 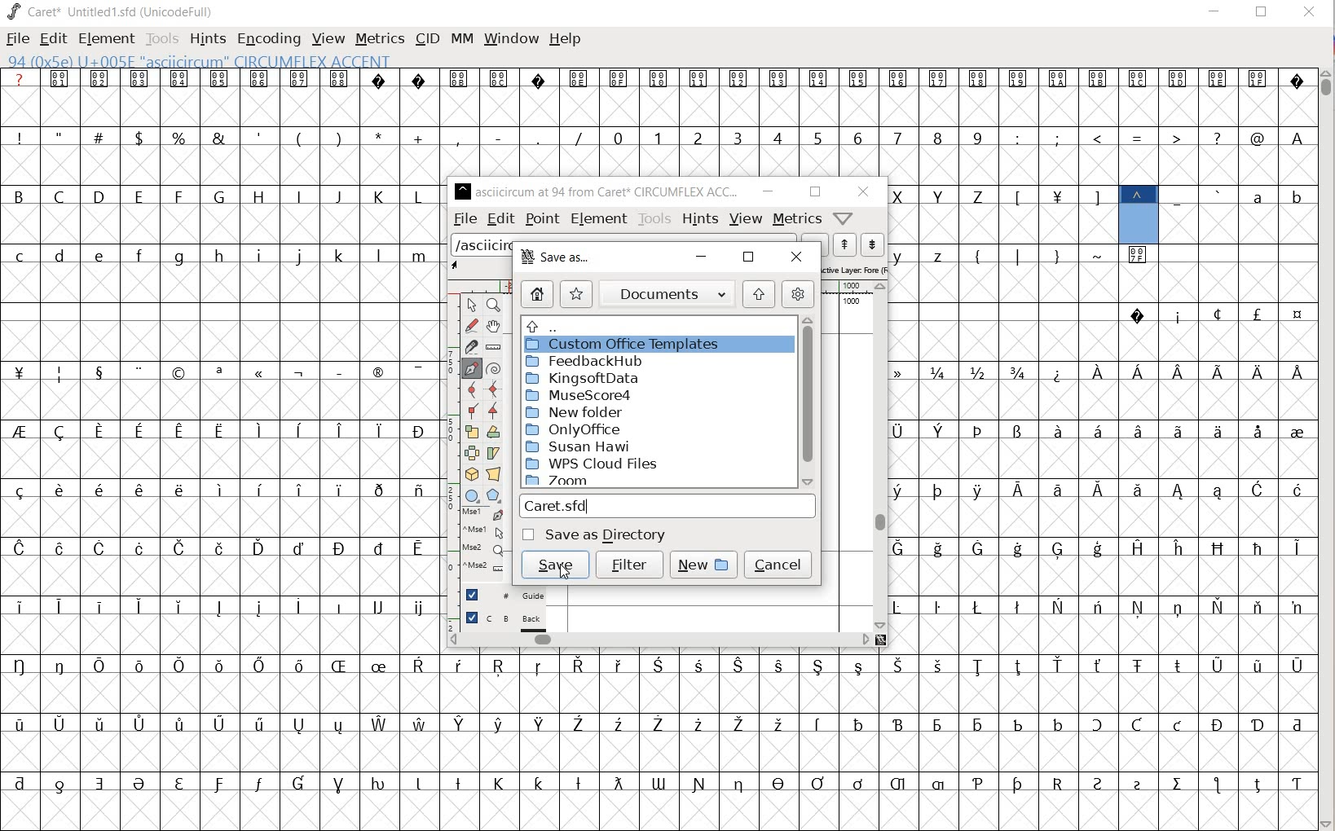 What do you see at coordinates (104, 38) in the screenshot?
I see `ELEMENT` at bounding box center [104, 38].